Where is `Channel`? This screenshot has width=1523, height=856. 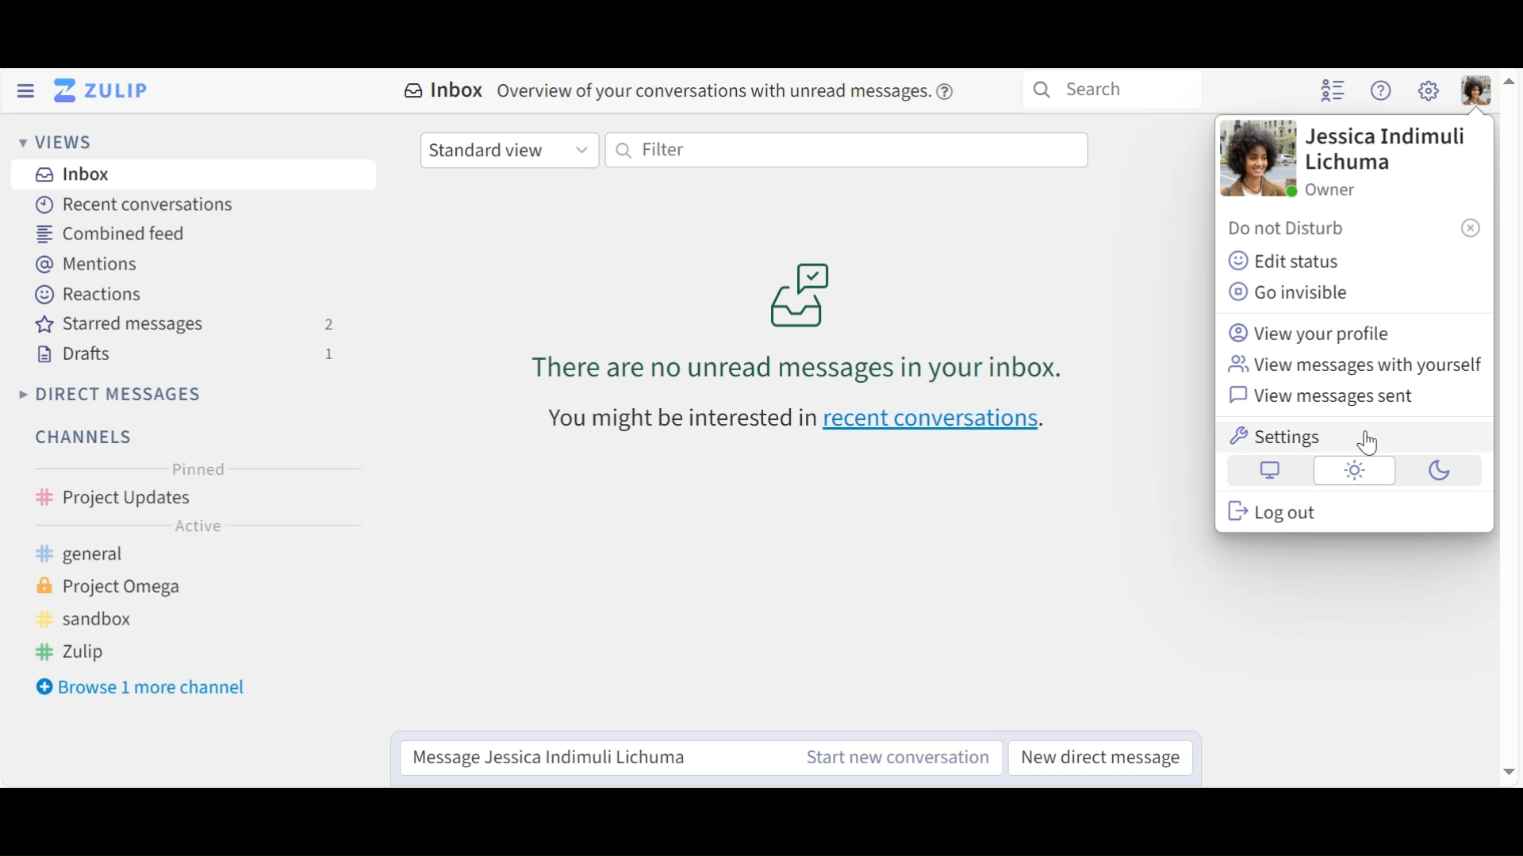 Channel is located at coordinates (194, 497).